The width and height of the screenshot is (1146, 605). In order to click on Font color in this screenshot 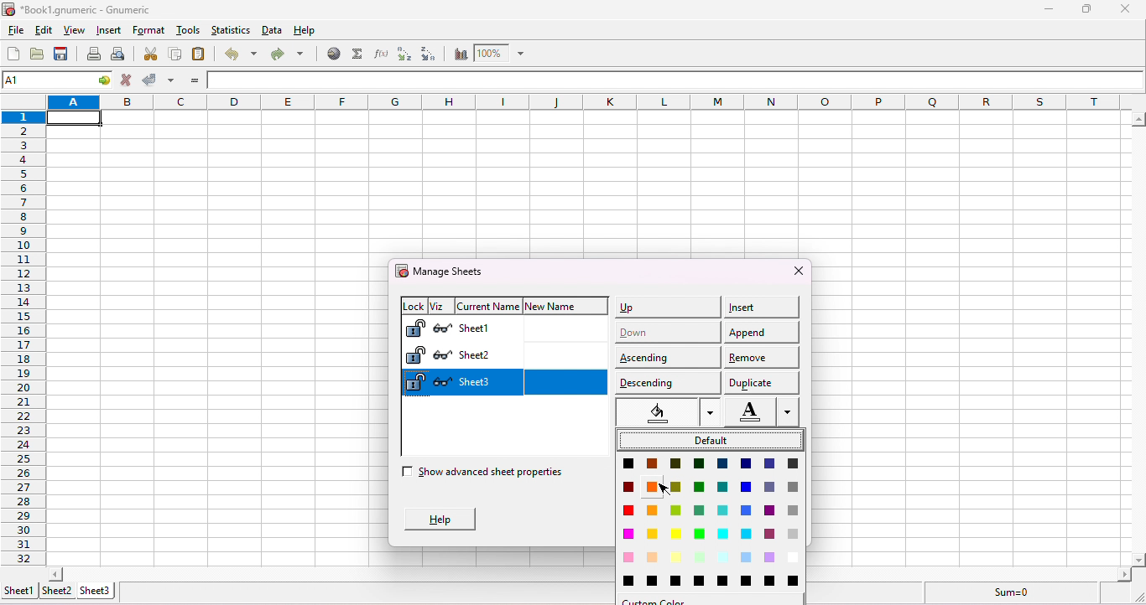, I will do `click(764, 411)`.